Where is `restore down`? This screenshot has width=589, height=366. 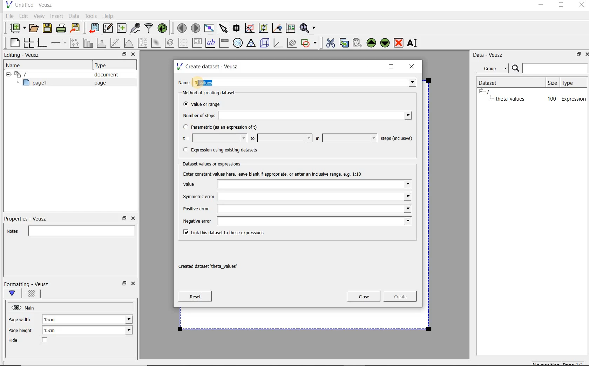
restore down is located at coordinates (123, 285).